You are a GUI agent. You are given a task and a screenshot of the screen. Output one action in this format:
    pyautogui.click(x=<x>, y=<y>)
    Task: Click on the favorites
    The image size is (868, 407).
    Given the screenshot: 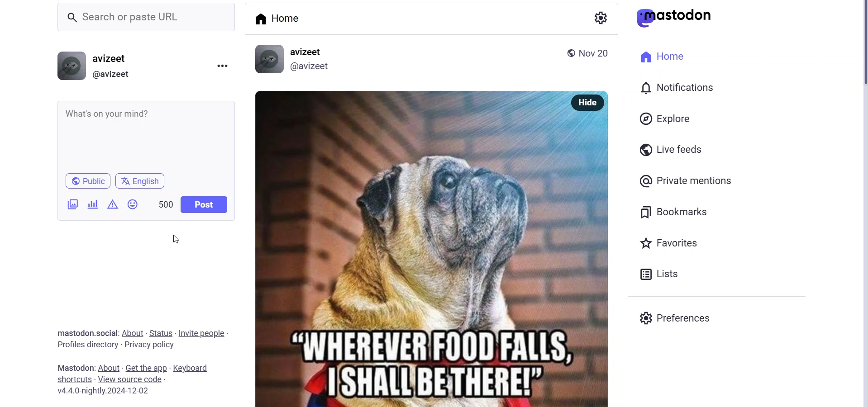 What is the action you would take?
    pyautogui.click(x=672, y=243)
    